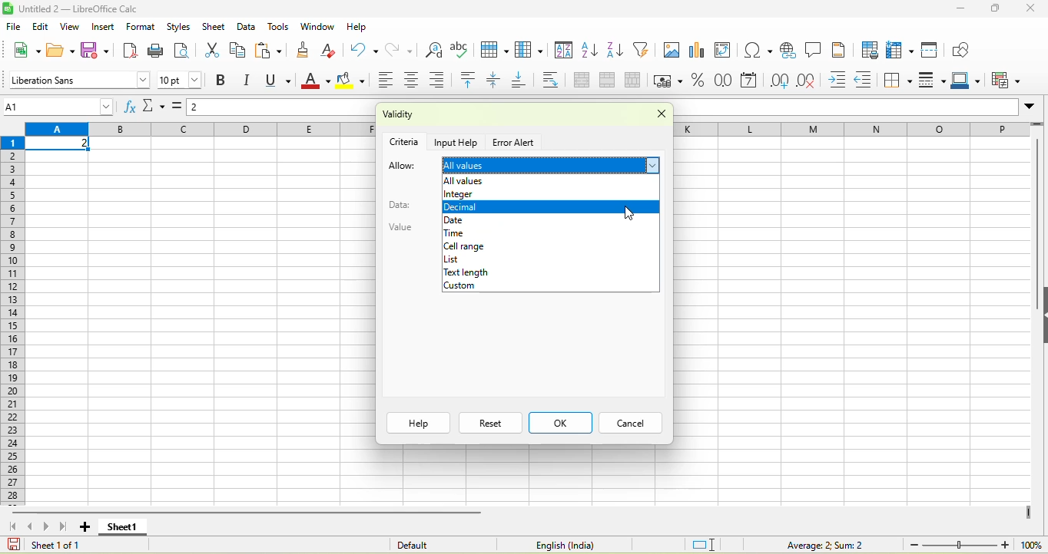 Image resolution: width=1048 pixels, height=554 pixels. Describe the element at coordinates (705, 543) in the screenshot. I see `standard selection` at that location.